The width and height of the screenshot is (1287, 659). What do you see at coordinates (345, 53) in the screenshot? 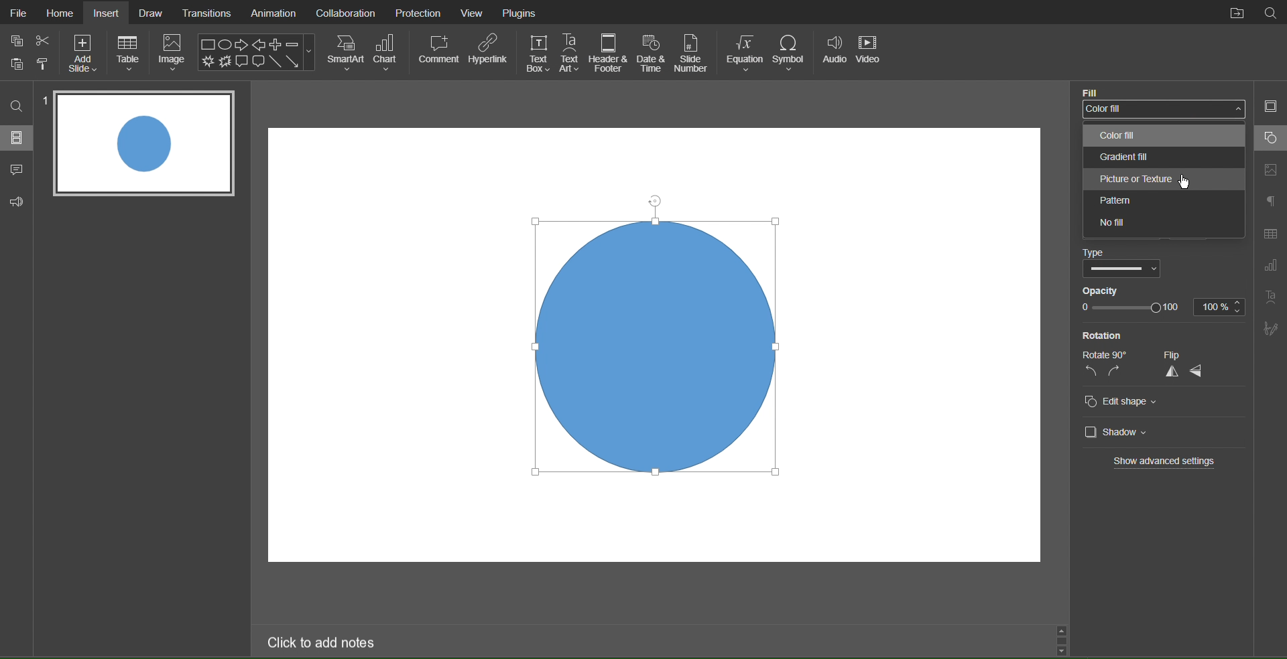
I see `SmartArt` at bounding box center [345, 53].